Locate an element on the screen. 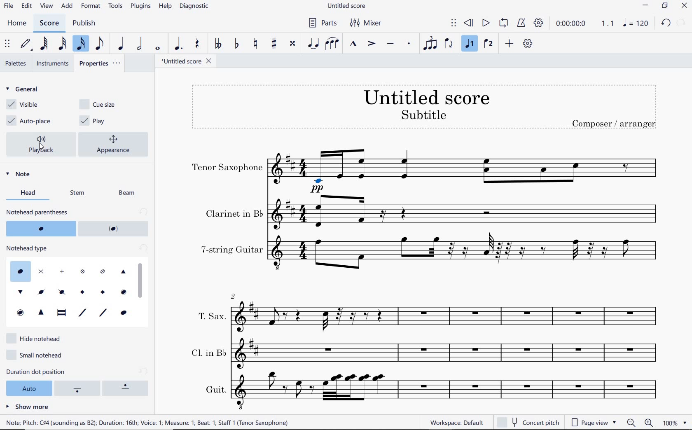  beam is located at coordinates (129, 194).